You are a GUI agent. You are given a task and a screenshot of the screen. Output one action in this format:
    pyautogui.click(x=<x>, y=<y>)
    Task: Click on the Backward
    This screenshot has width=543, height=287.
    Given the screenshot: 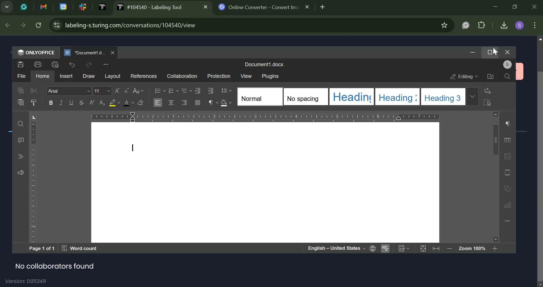 What is the action you would take?
    pyautogui.click(x=8, y=25)
    